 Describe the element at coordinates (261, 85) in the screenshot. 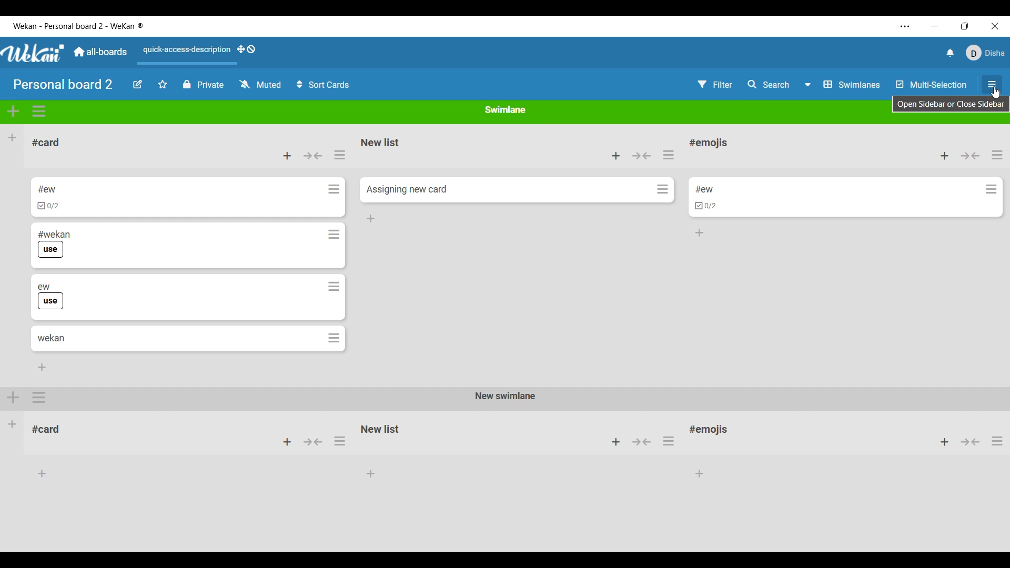

I see `Change watch options` at that location.